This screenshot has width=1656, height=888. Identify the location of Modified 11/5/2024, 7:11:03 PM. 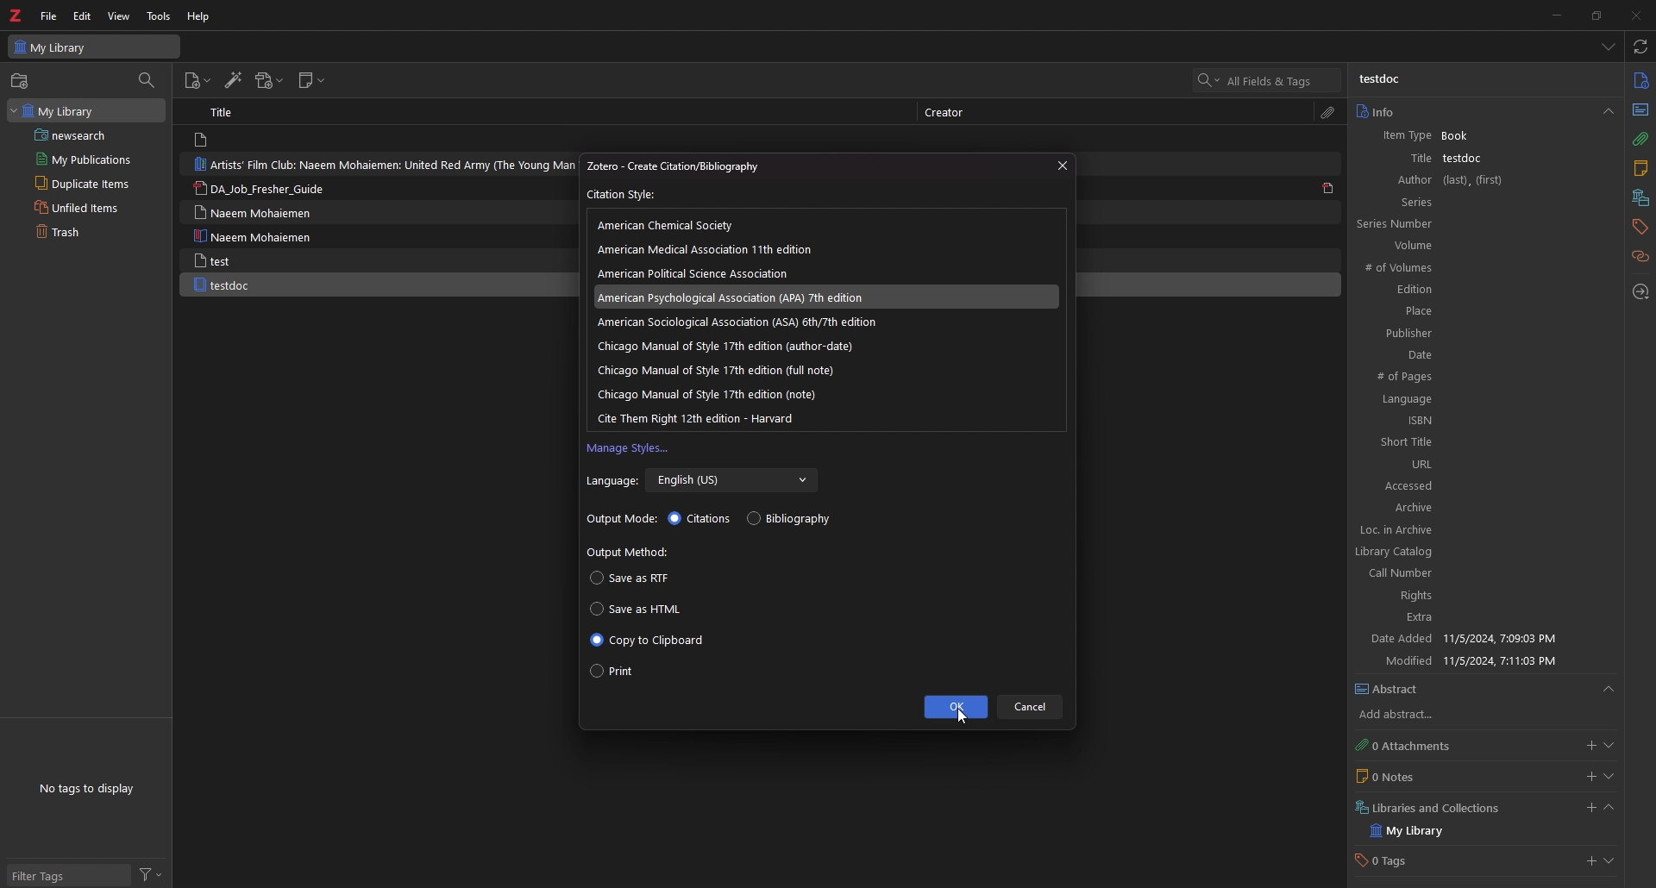
(1482, 660).